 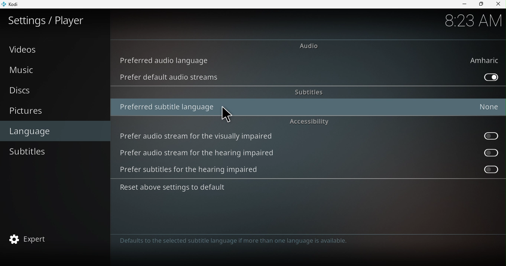 What do you see at coordinates (53, 240) in the screenshot?
I see `Expert` at bounding box center [53, 240].